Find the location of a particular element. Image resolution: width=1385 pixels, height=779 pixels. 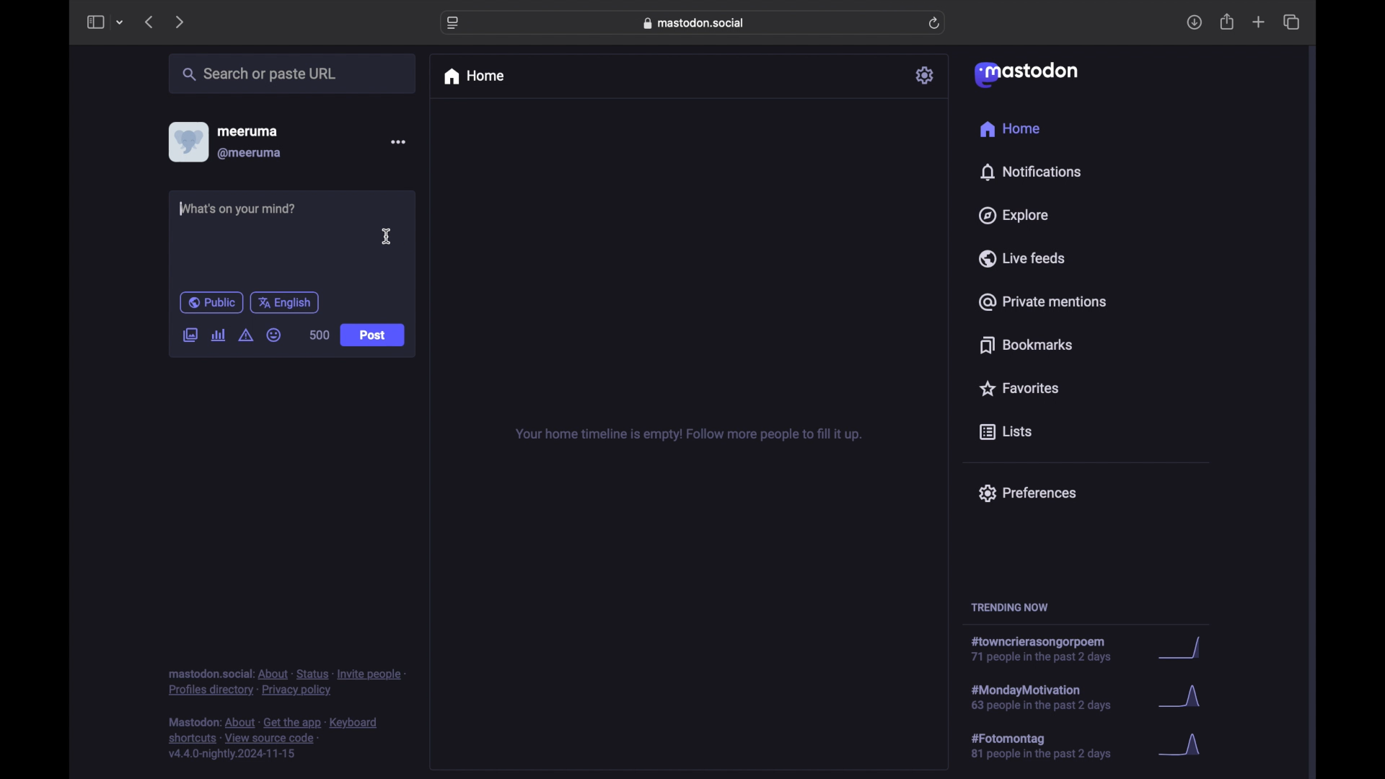

text cursor is located at coordinates (182, 208).